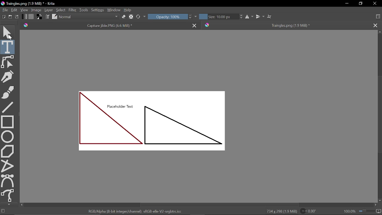 This screenshot has height=215, width=382. What do you see at coordinates (261, 16) in the screenshot?
I see `Vertical mirror` at bounding box center [261, 16].